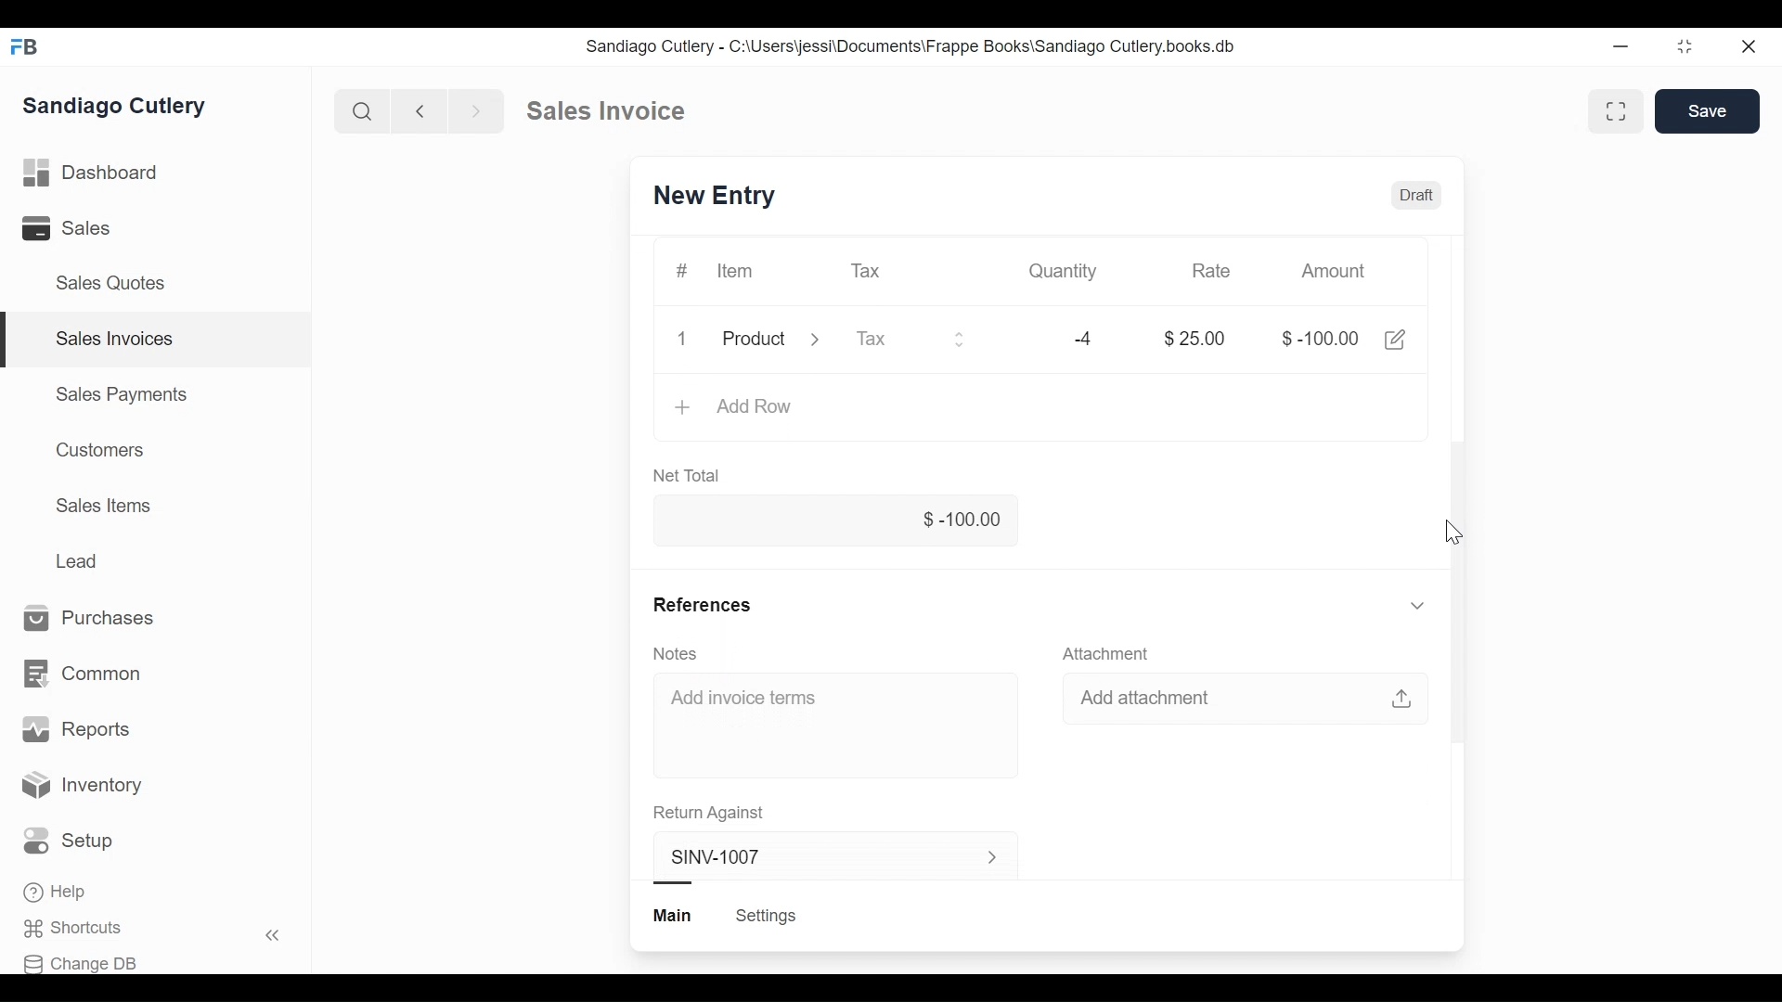  I want to click on Shortcuts, so click(71, 928).